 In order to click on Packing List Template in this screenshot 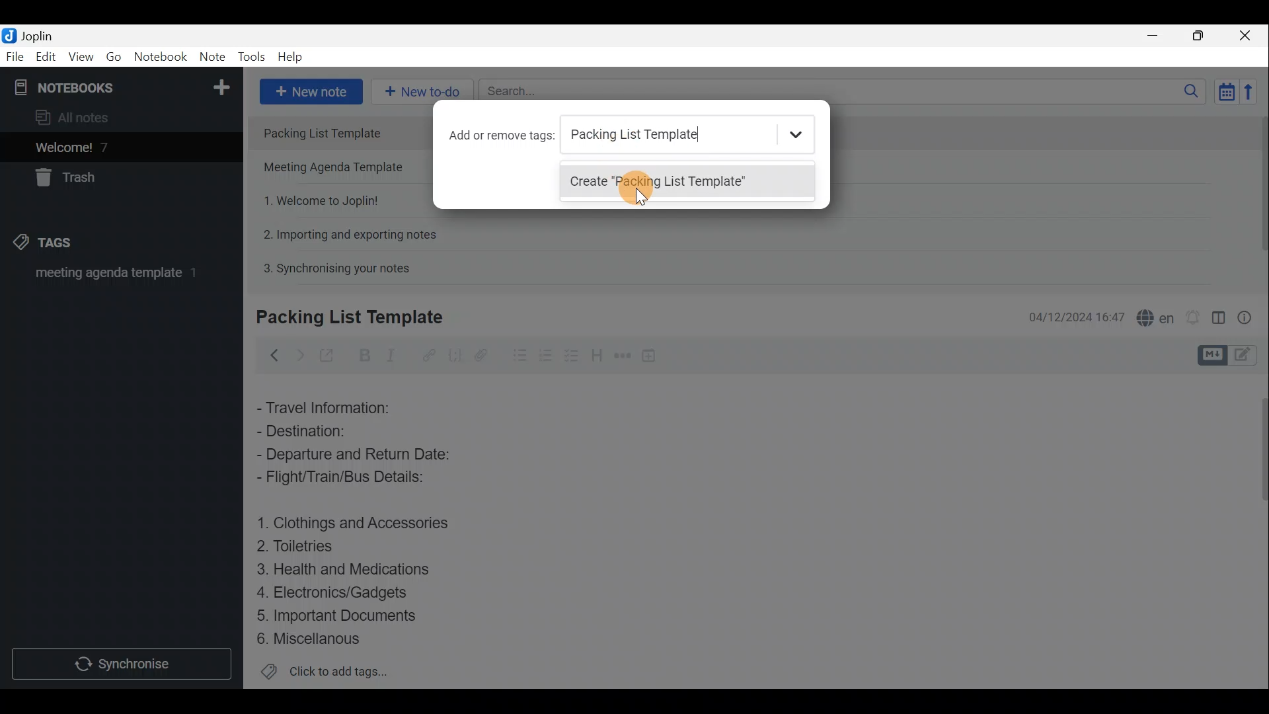, I will do `click(340, 132)`.